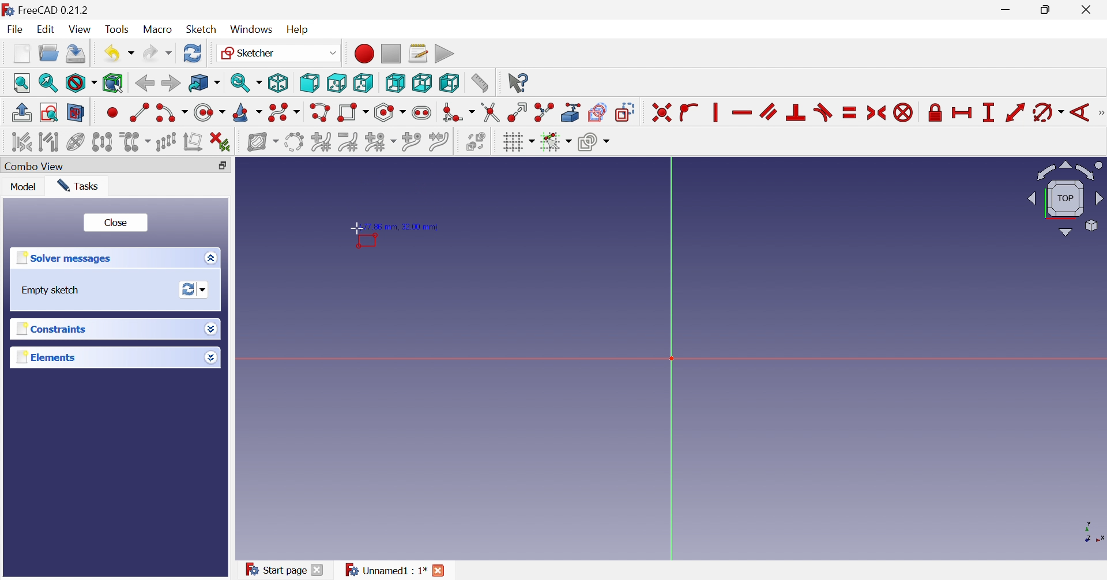  What do you see at coordinates (594, 144) in the screenshot?
I see `Configure rendering` at bounding box center [594, 144].